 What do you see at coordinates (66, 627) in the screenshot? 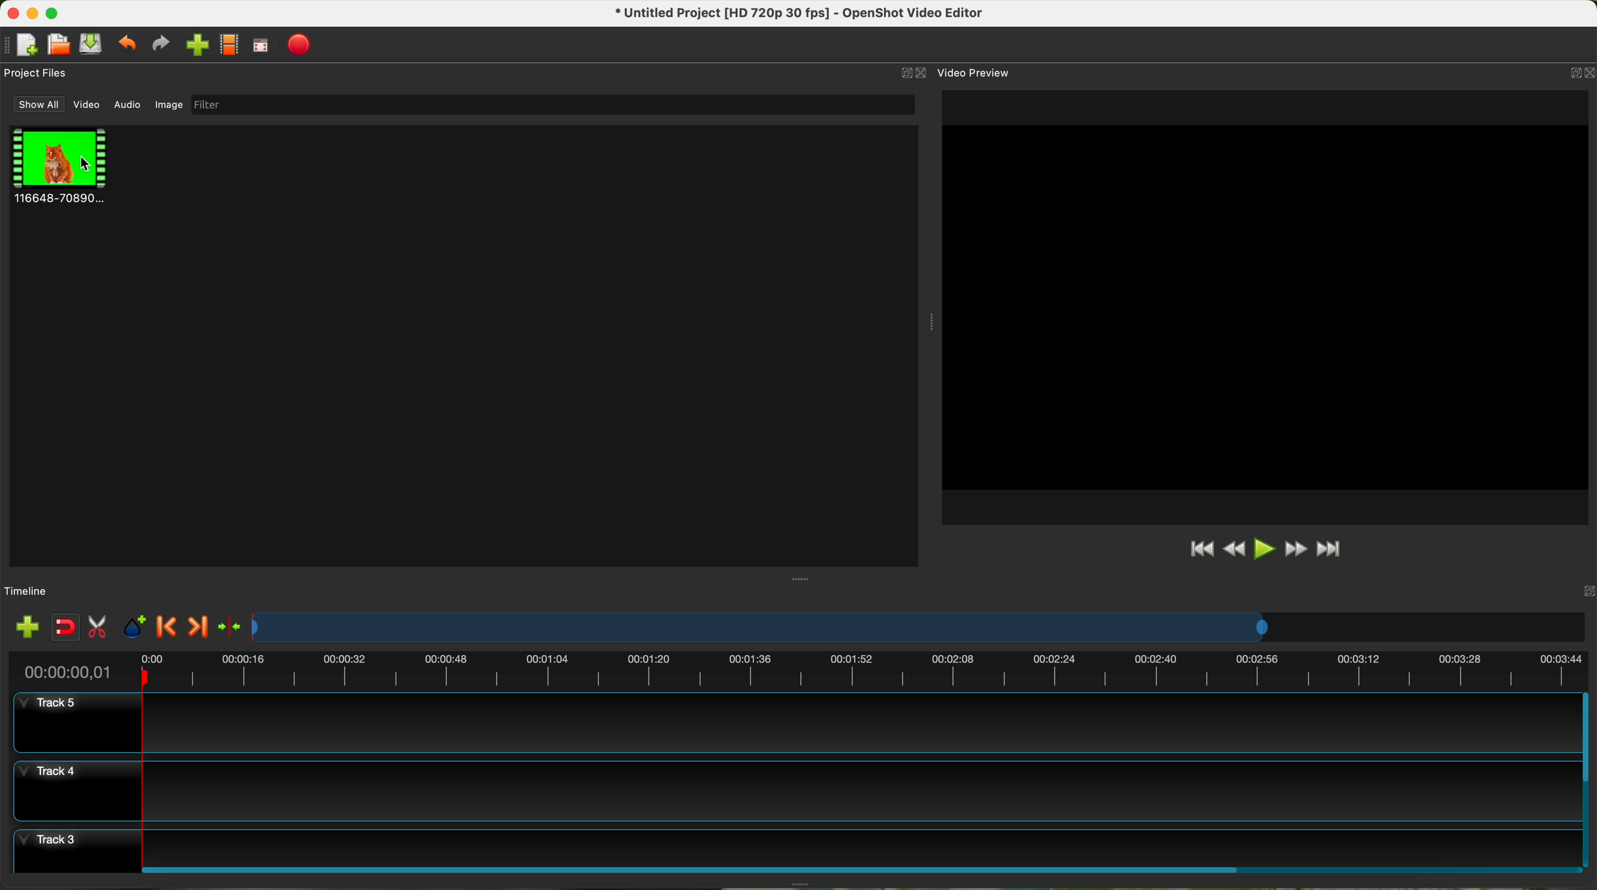
I see `disable snapping` at bounding box center [66, 627].